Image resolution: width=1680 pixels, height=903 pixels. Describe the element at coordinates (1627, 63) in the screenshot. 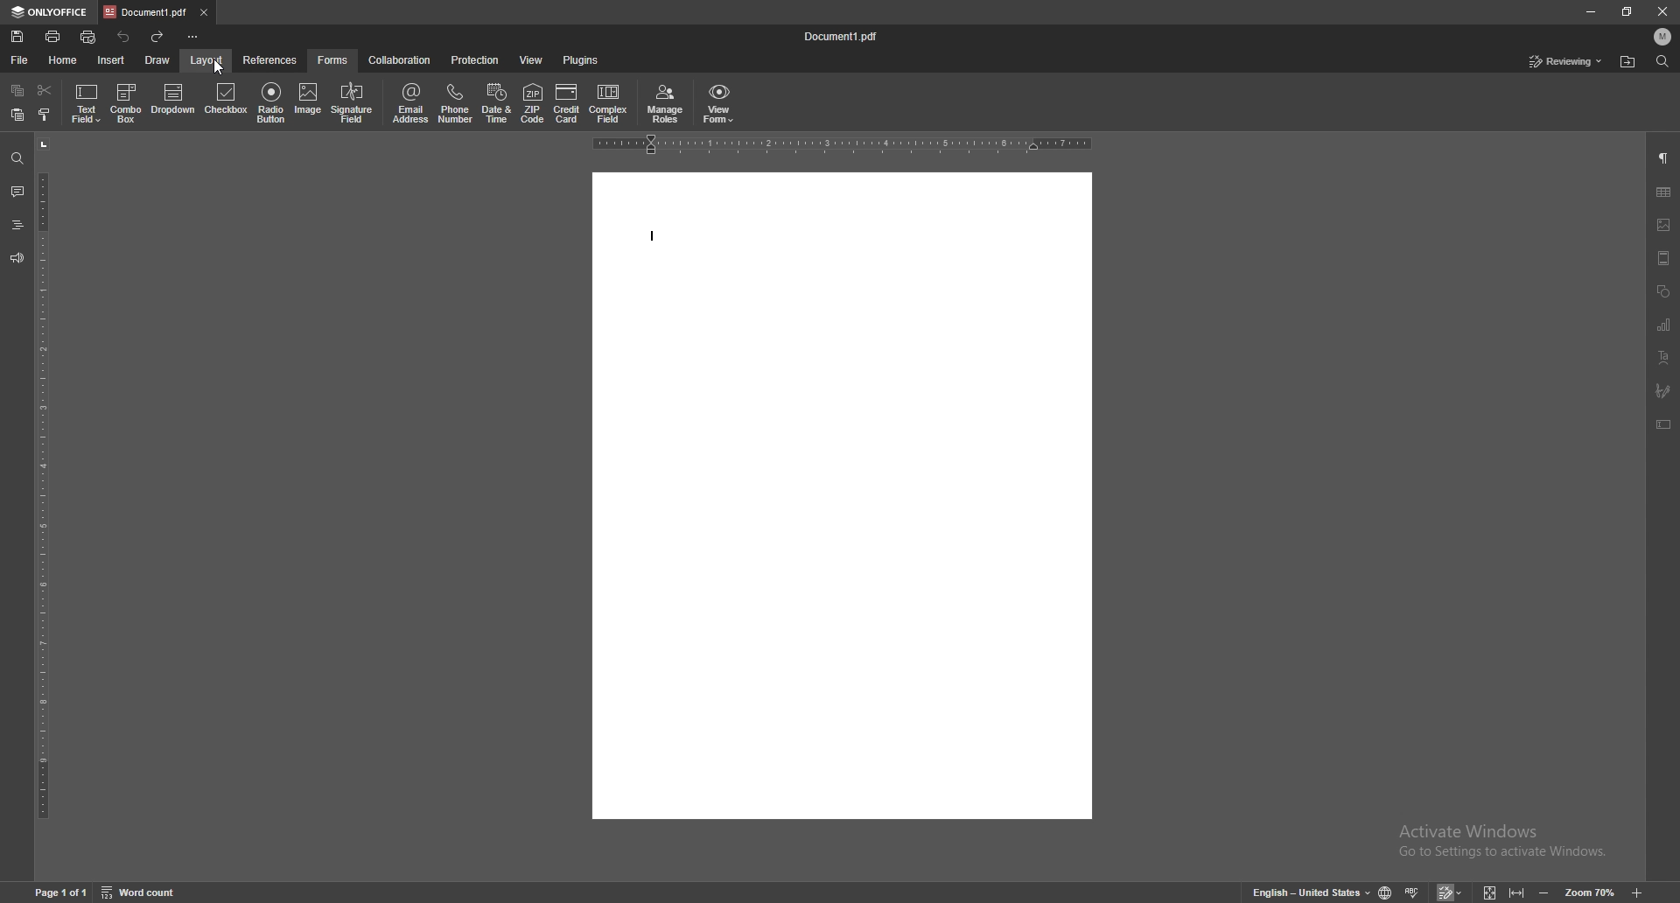

I see `locate file` at that location.